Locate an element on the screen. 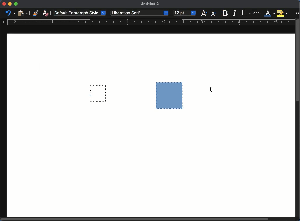 This screenshot has width=300, height=221. strikethrough is located at coordinates (257, 13).